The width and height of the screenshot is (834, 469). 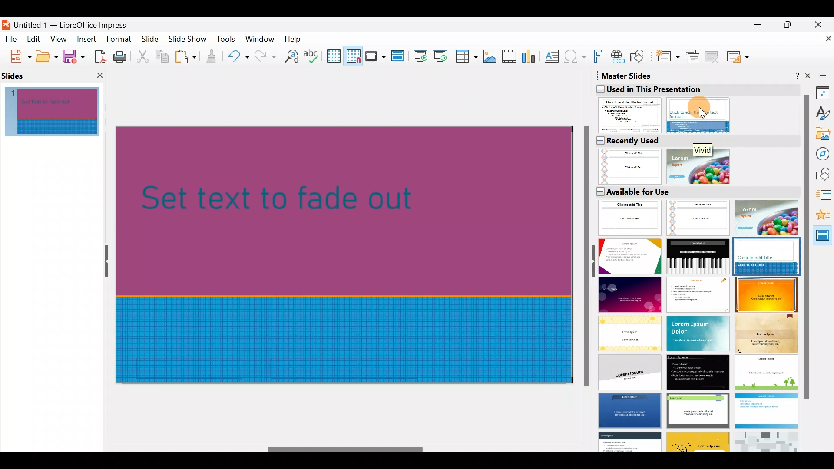 What do you see at coordinates (823, 42) in the screenshot?
I see `Close document` at bounding box center [823, 42].